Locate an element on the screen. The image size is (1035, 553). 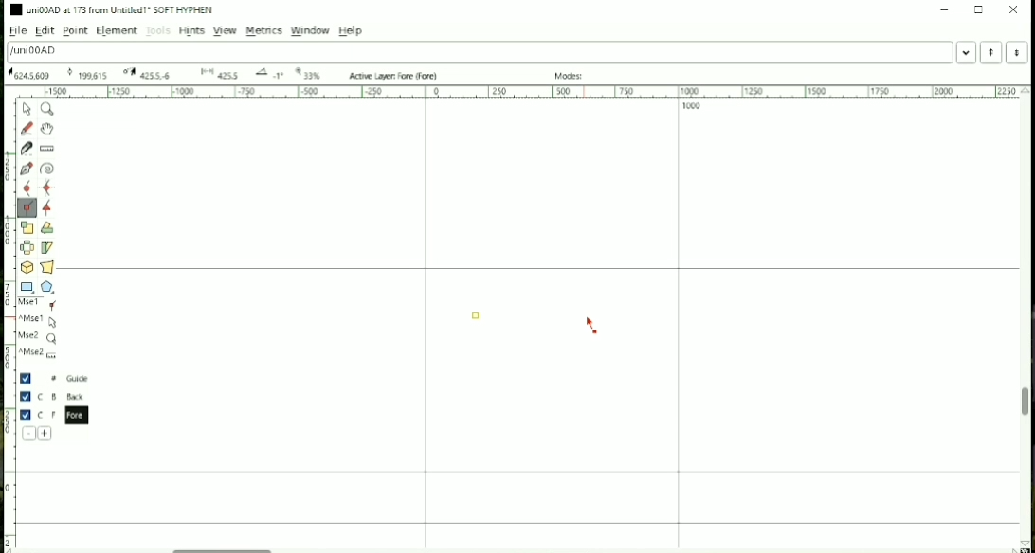
Rectangle or Ellipse is located at coordinates (27, 288).